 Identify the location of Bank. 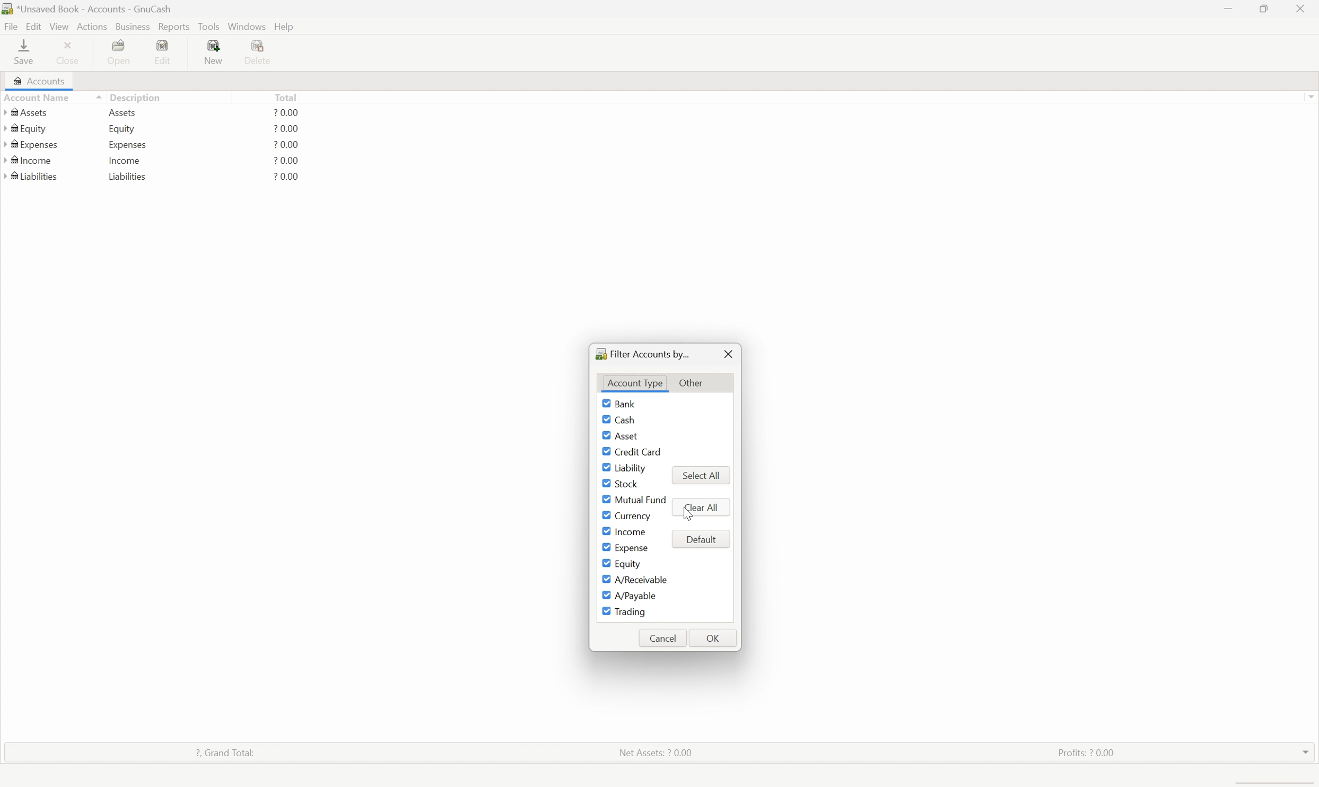
(626, 404).